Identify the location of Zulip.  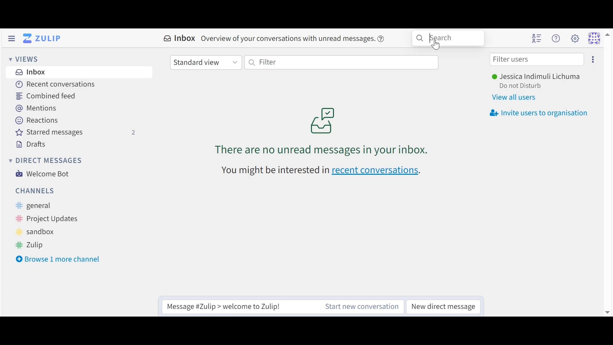
(39, 244).